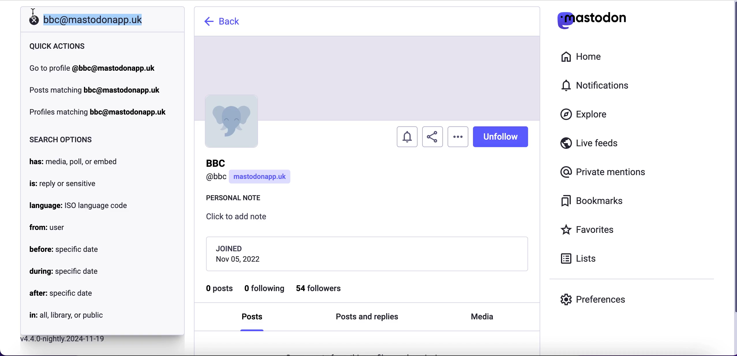  I want to click on notifications, so click(598, 85).